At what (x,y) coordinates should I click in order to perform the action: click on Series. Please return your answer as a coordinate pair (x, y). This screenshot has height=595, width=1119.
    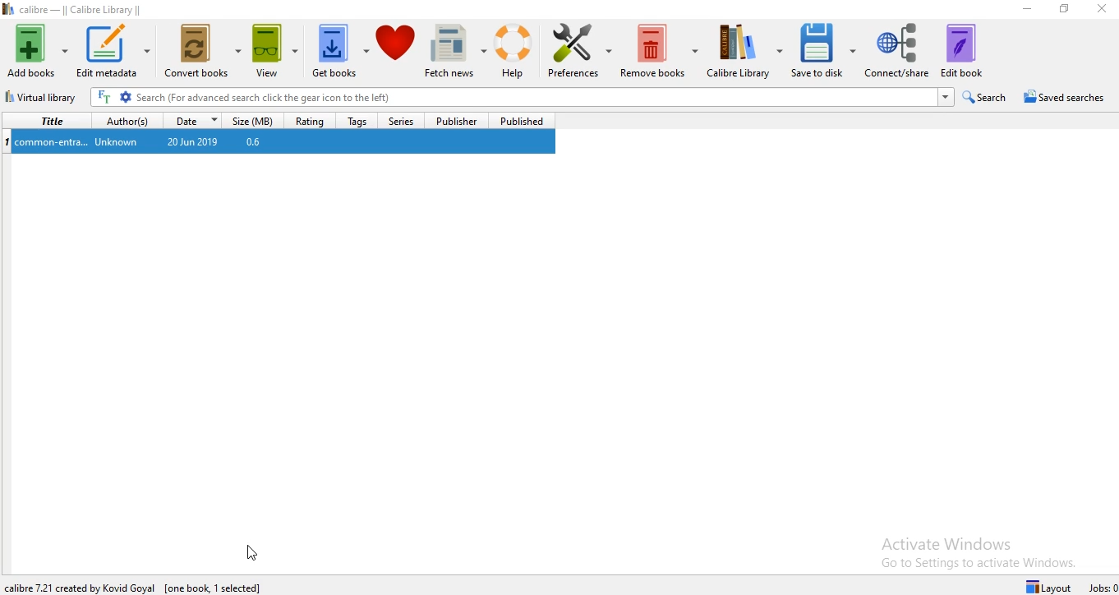
    Looking at the image, I should click on (398, 121).